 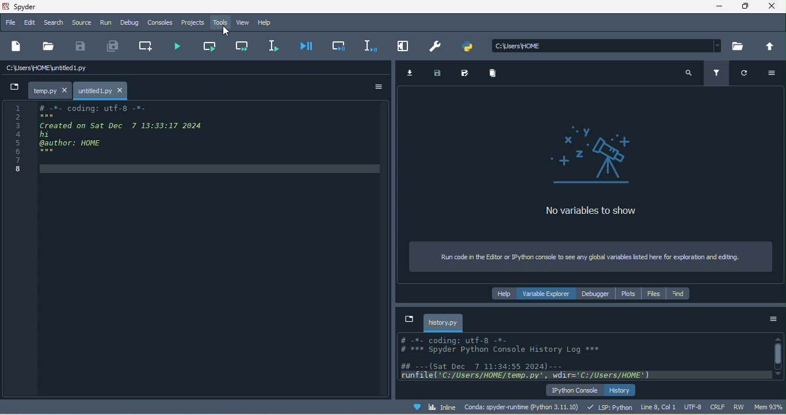 What do you see at coordinates (628, 294) in the screenshot?
I see `plots` at bounding box center [628, 294].